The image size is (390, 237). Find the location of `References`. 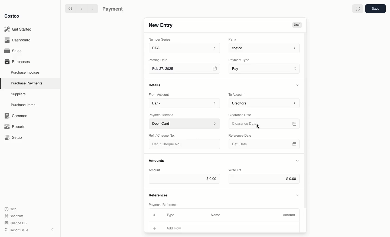

References is located at coordinates (159, 195).